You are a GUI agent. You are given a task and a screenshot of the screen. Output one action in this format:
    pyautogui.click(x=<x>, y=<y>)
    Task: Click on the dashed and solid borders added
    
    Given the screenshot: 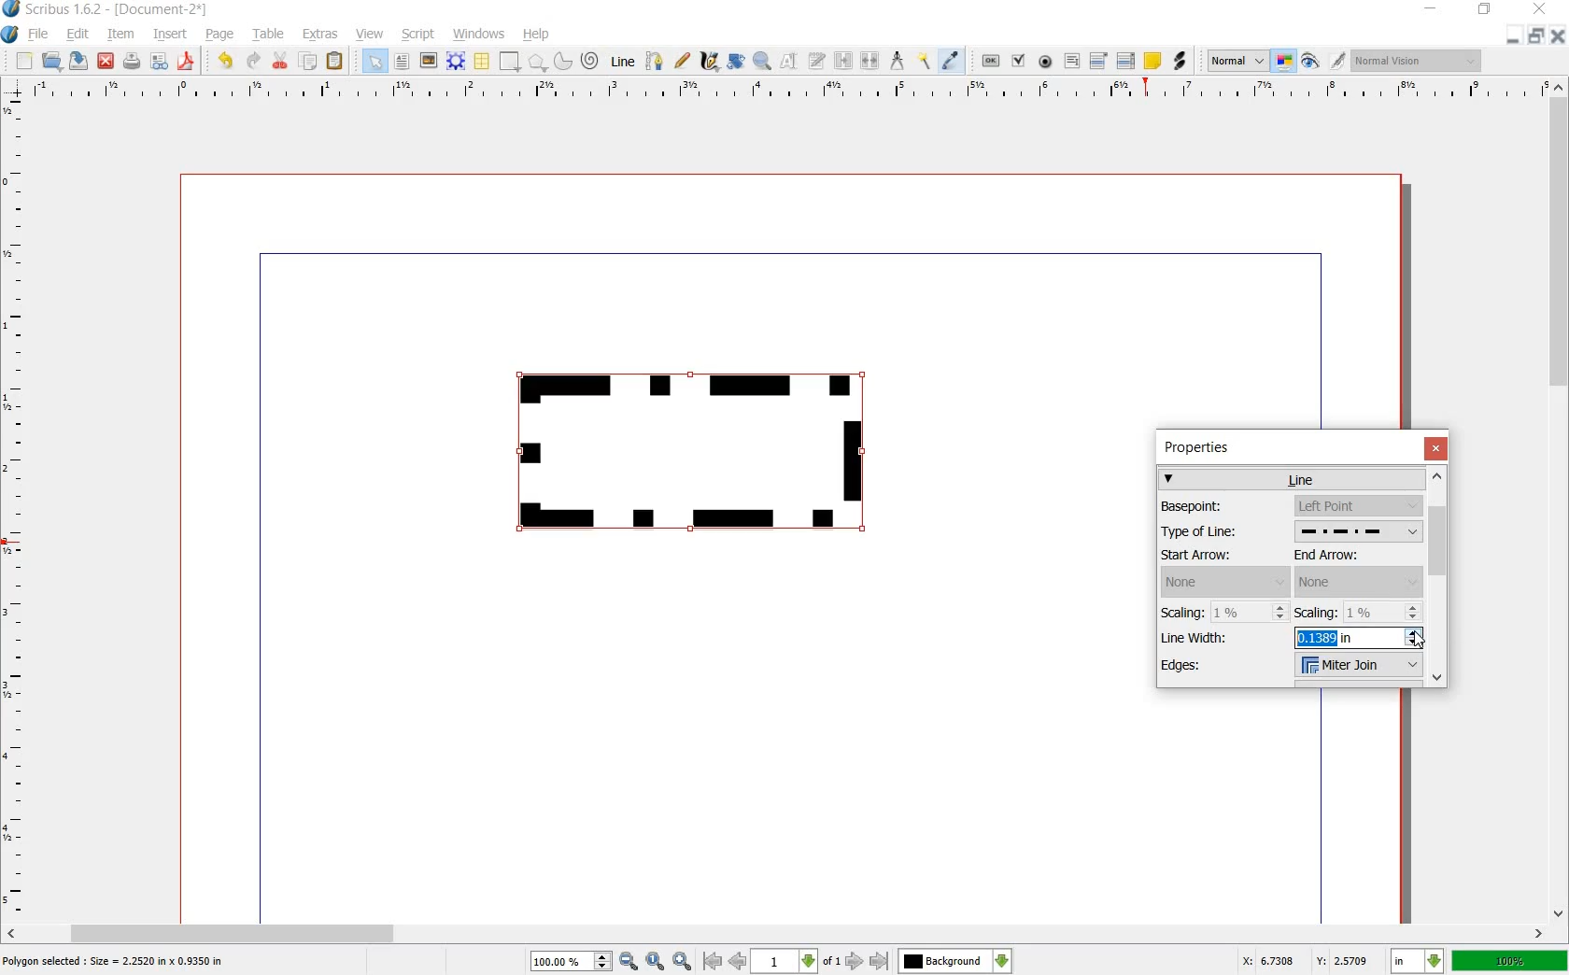 What is the action you would take?
    pyautogui.click(x=700, y=456)
    